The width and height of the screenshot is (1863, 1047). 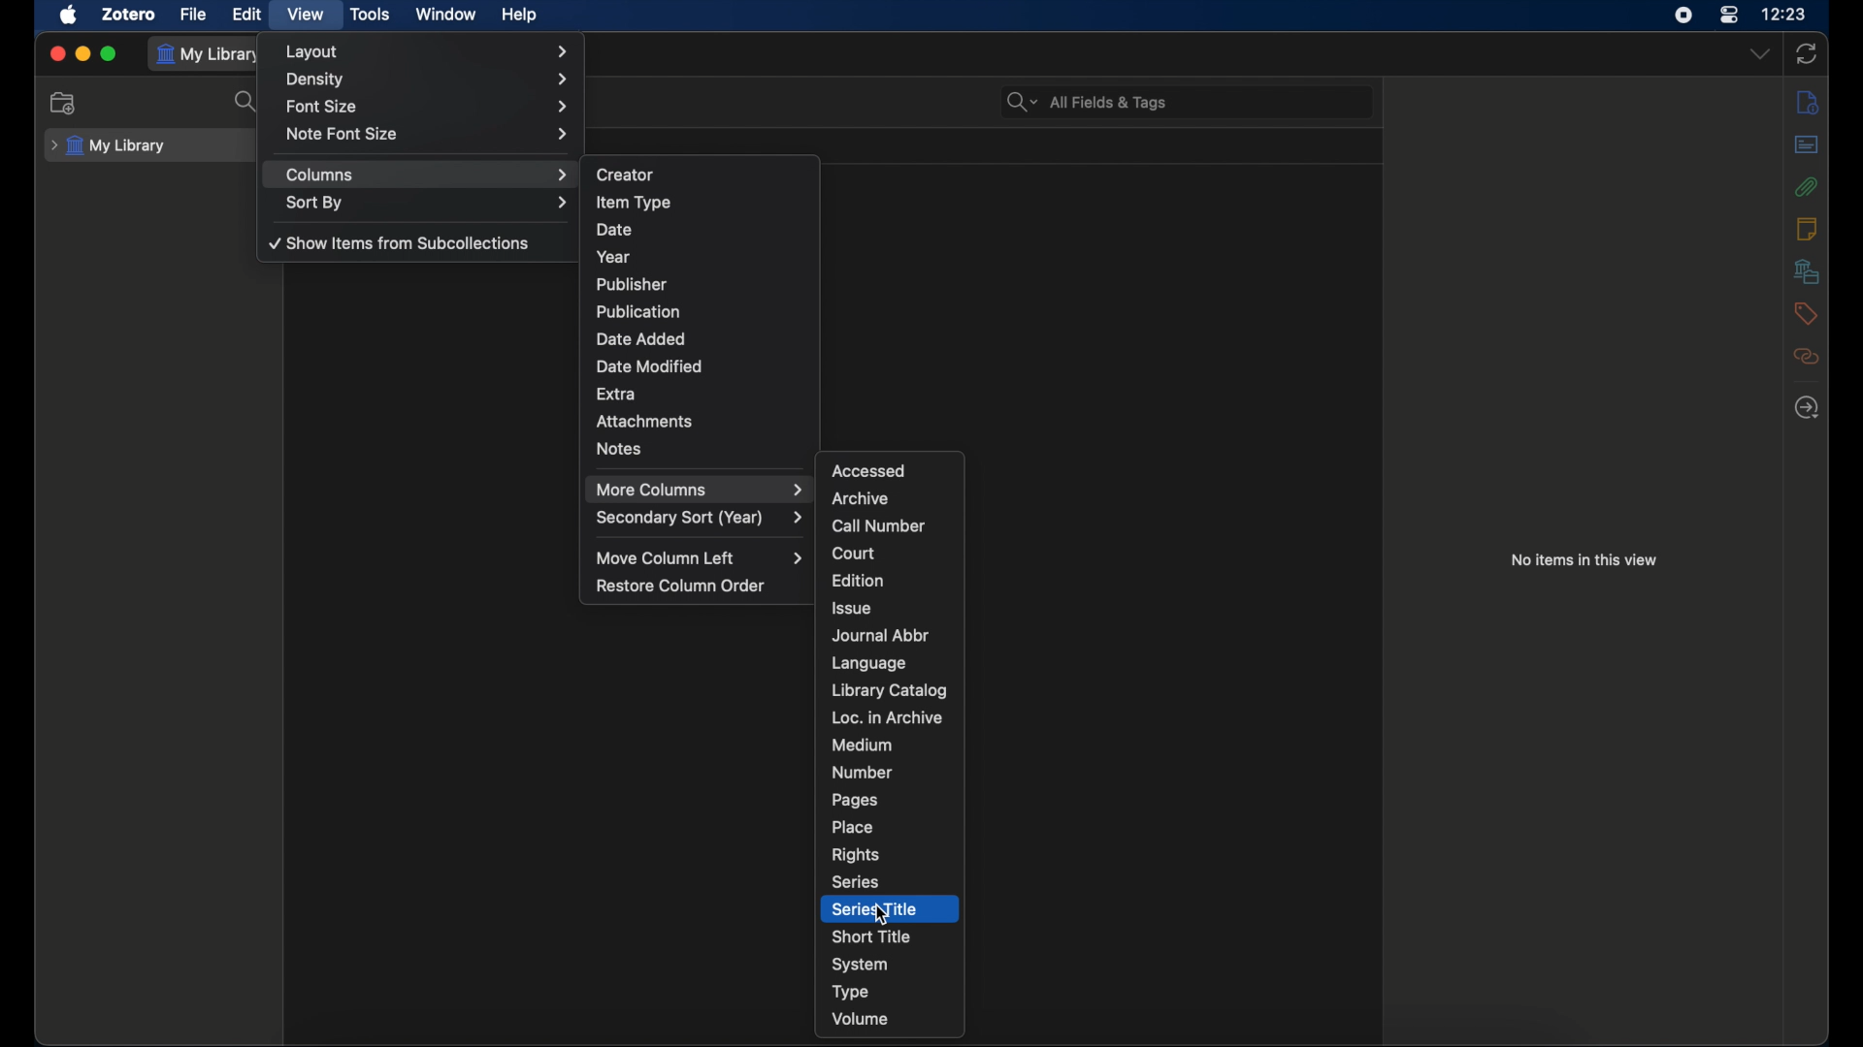 I want to click on search bar, so click(x=1087, y=102).